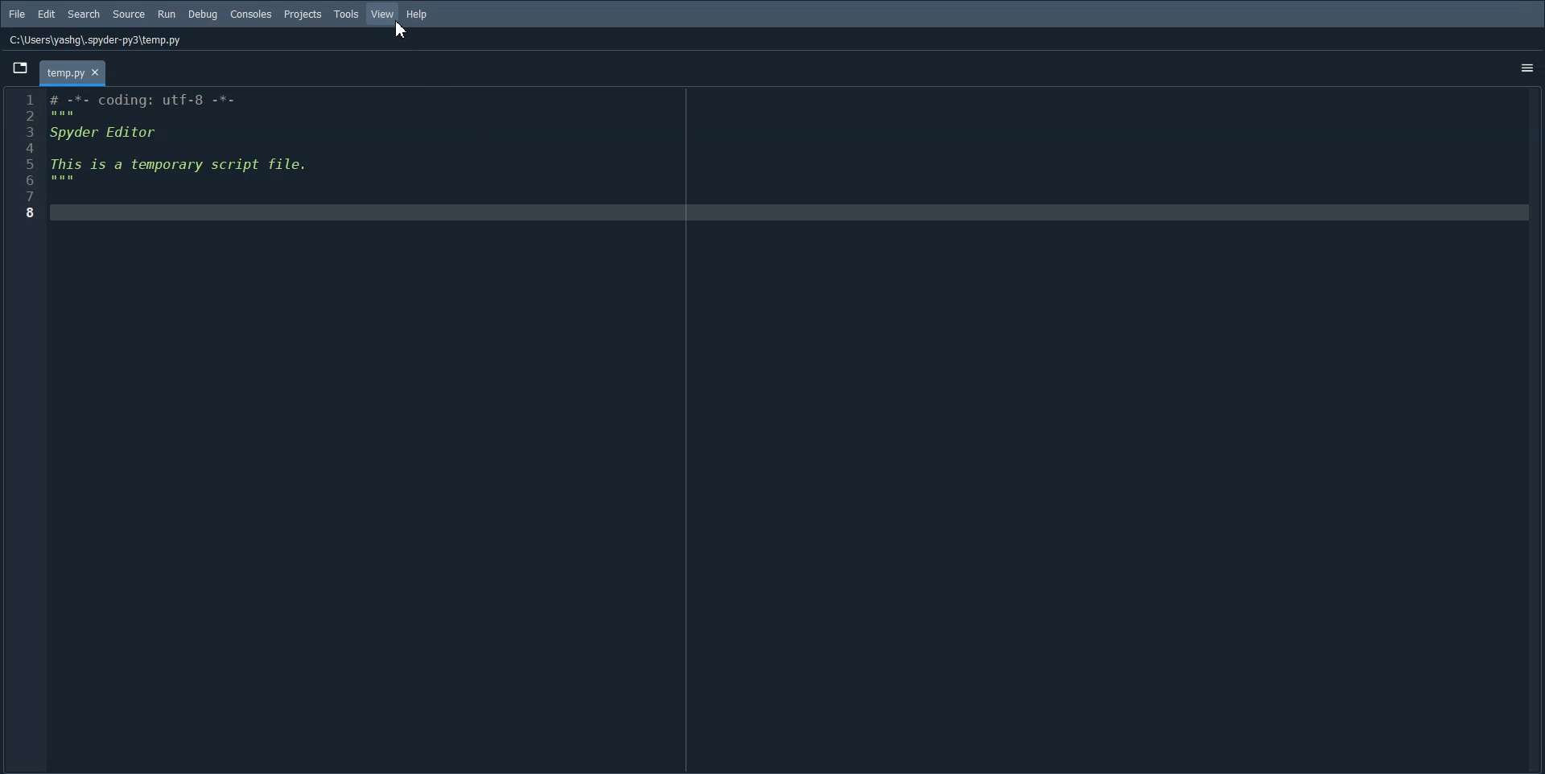 Image resolution: width=1545 pixels, height=774 pixels. I want to click on Help, so click(418, 15).